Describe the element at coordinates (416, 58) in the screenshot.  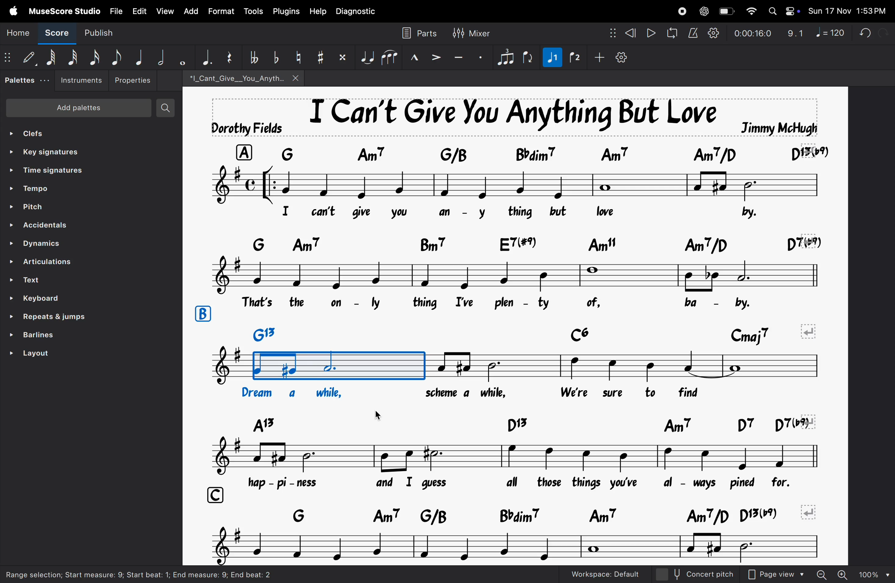
I see `marcato` at that location.